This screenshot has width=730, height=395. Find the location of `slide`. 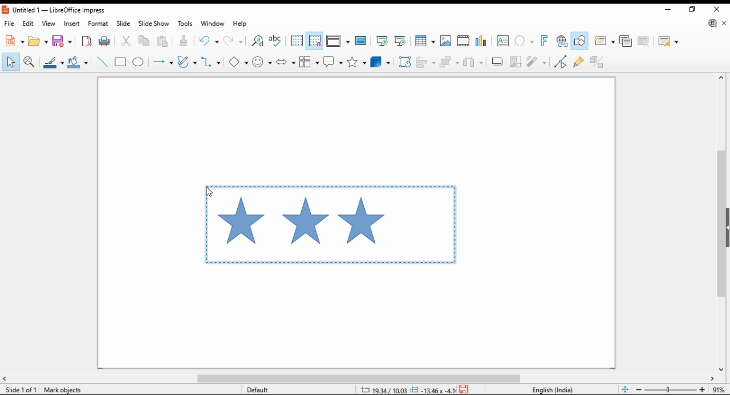

slide is located at coordinates (123, 23).